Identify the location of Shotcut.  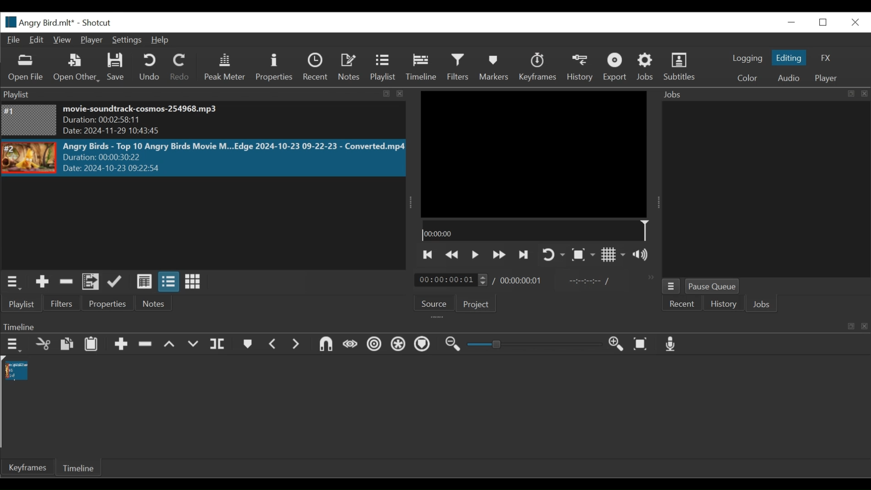
(98, 23).